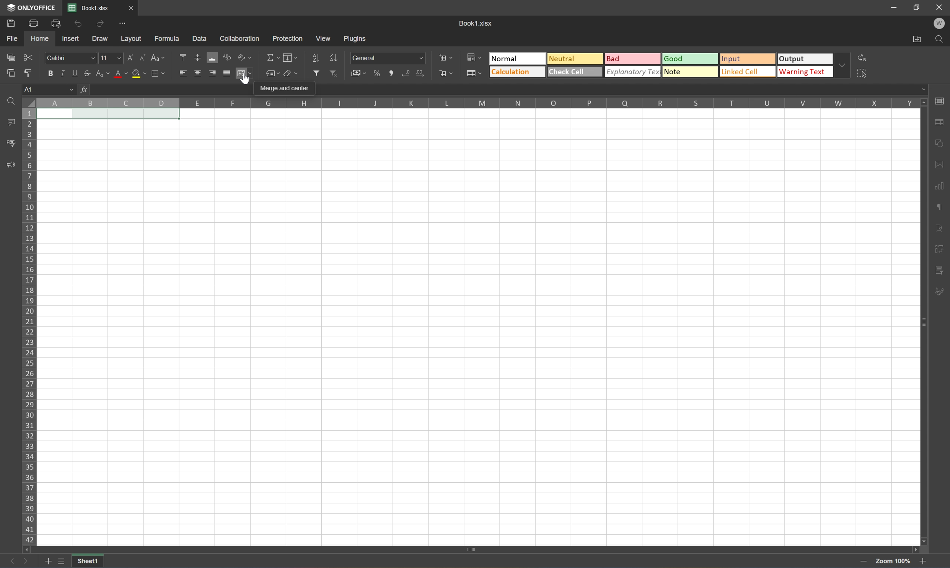  I want to click on Close, so click(939, 7).